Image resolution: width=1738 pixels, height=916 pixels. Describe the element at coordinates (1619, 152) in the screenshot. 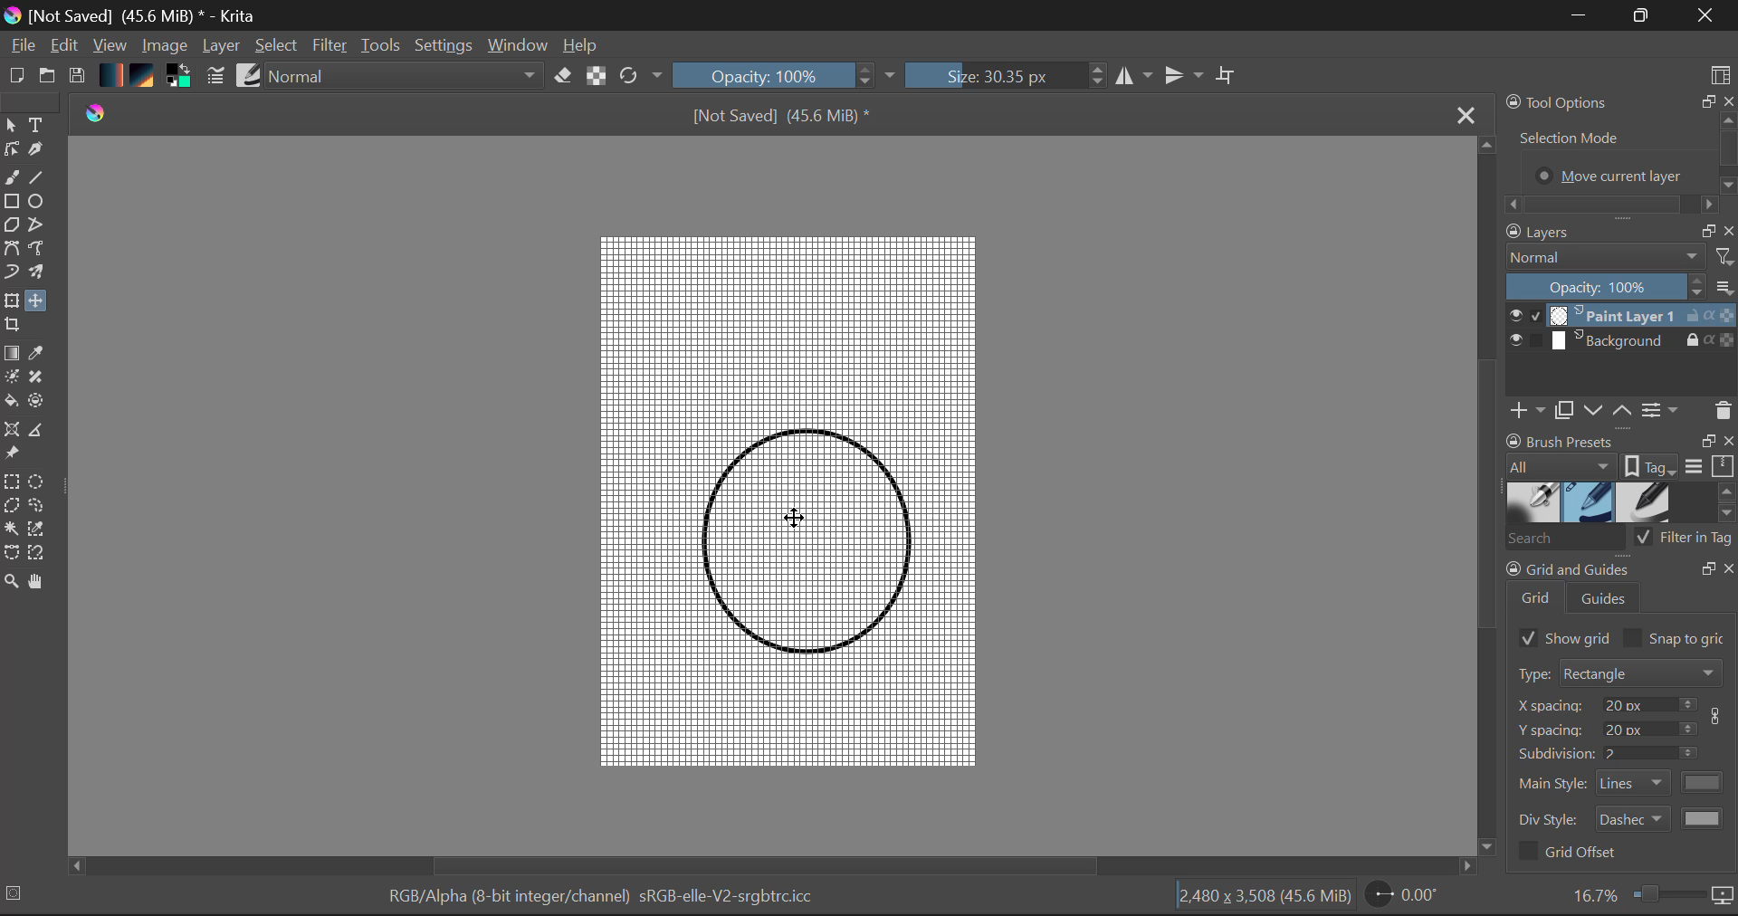

I see `Tool Options` at that location.